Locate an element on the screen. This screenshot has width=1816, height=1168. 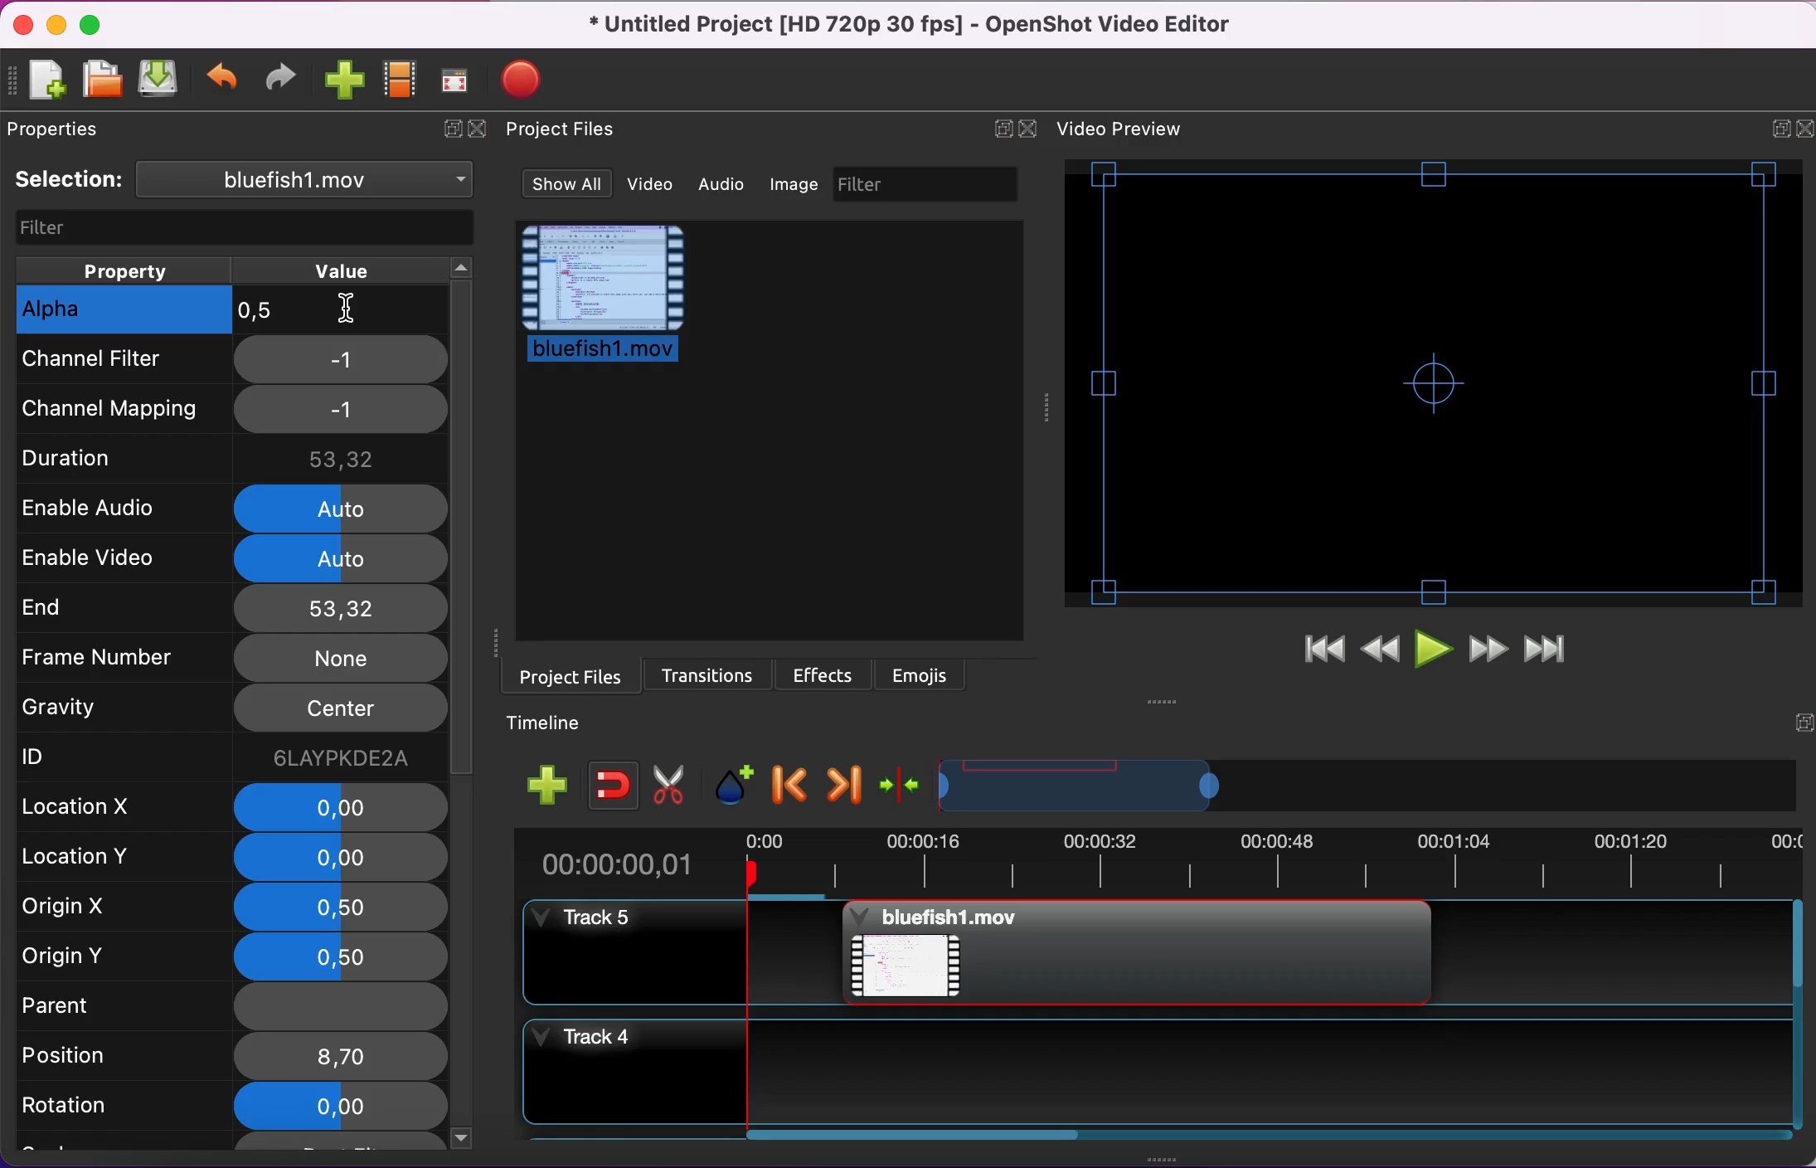
fast forward is located at coordinates (1490, 650).